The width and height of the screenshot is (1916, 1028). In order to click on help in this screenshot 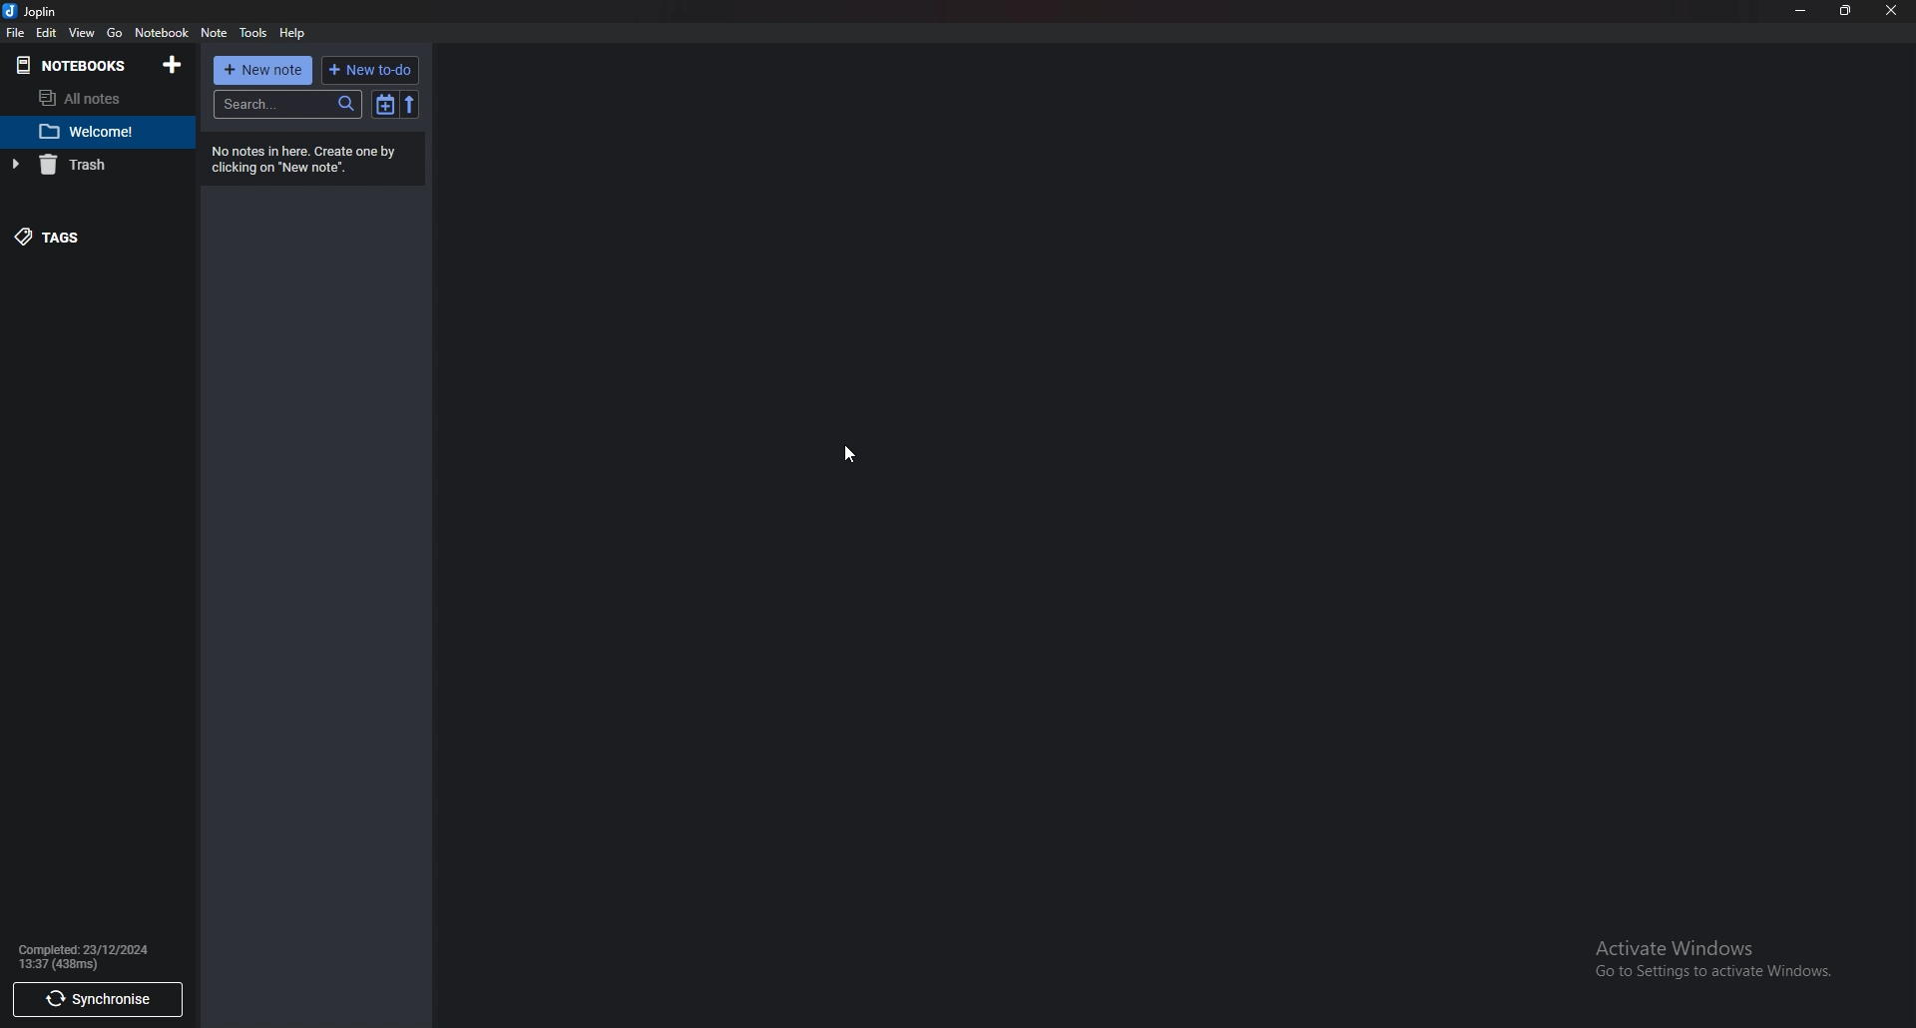, I will do `click(293, 34)`.